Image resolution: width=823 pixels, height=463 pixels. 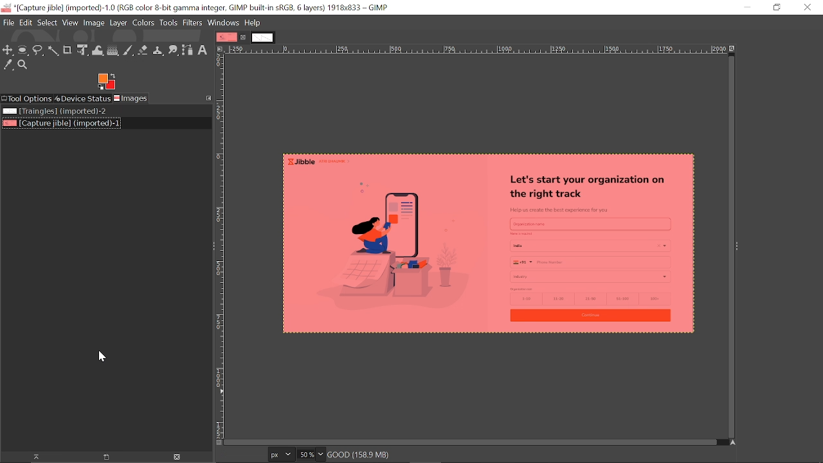 I want to click on Smudge tool, so click(x=174, y=50).